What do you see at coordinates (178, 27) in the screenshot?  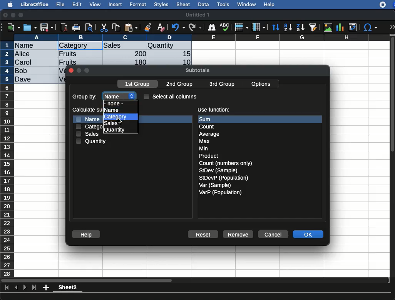 I see `undo` at bounding box center [178, 27].